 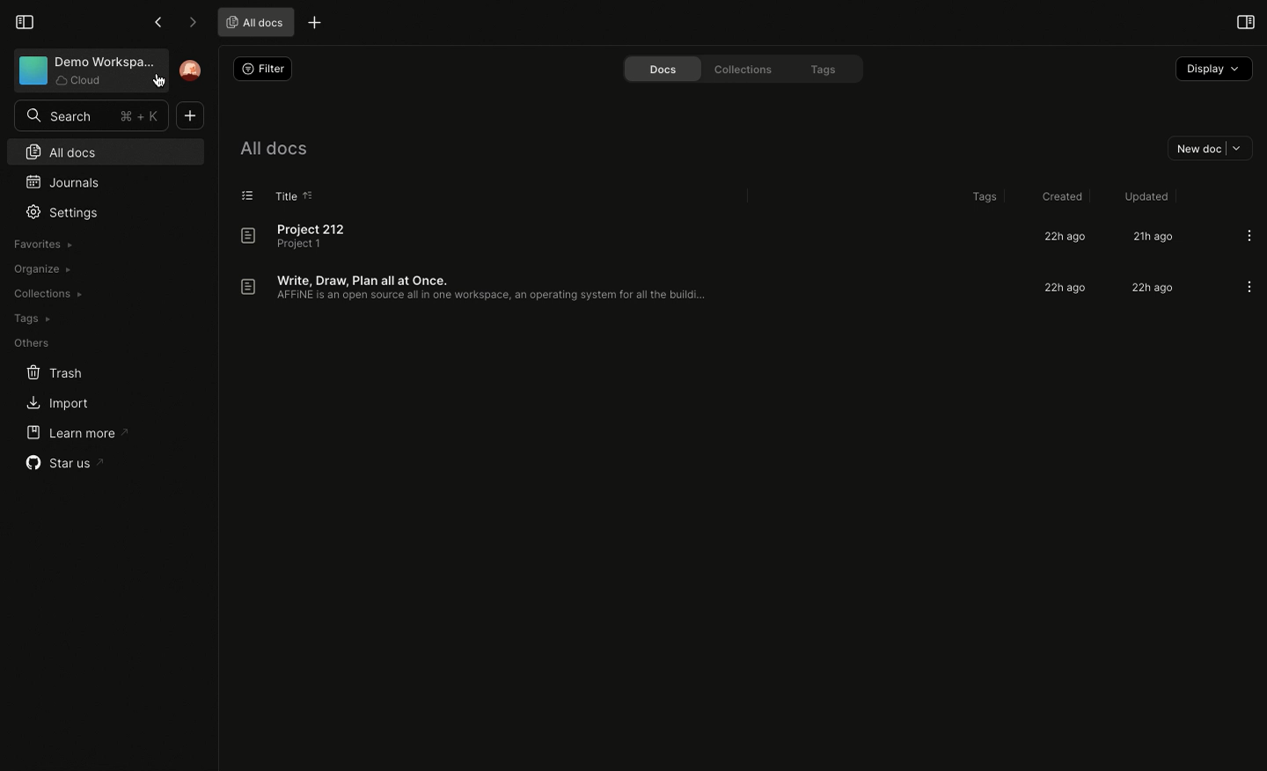 What do you see at coordinates (743, 70) in the screenshot?
I see `Collections` at bounding box center [743, 70].